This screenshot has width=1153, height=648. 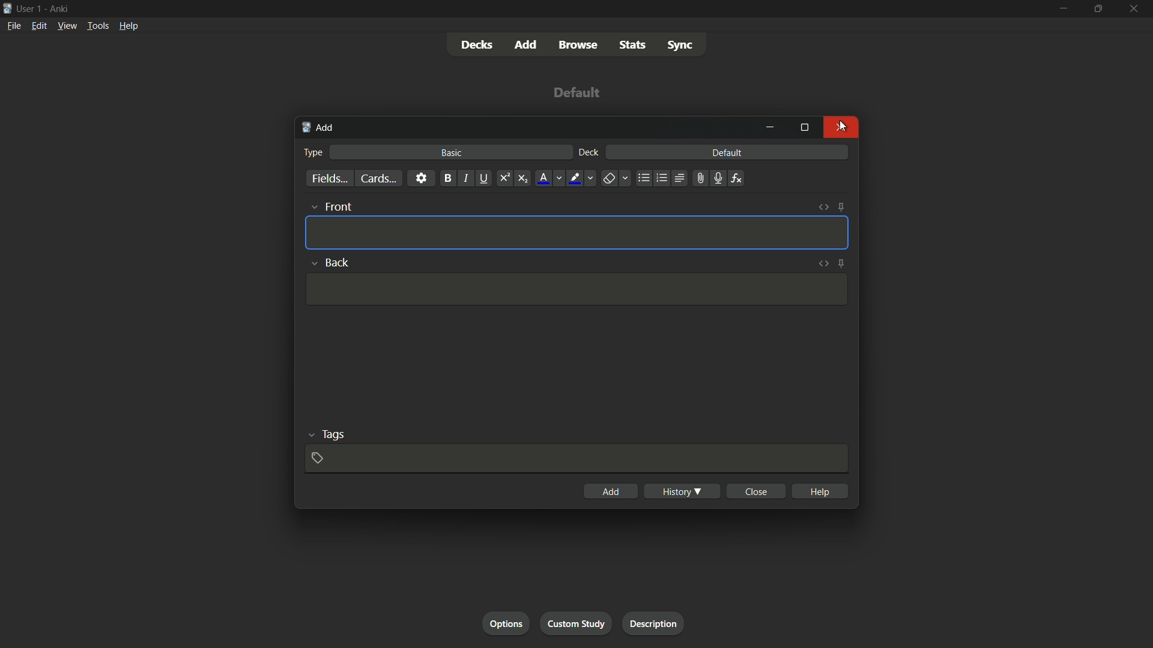 I want to click on user-1, so click(x=29, y=7).